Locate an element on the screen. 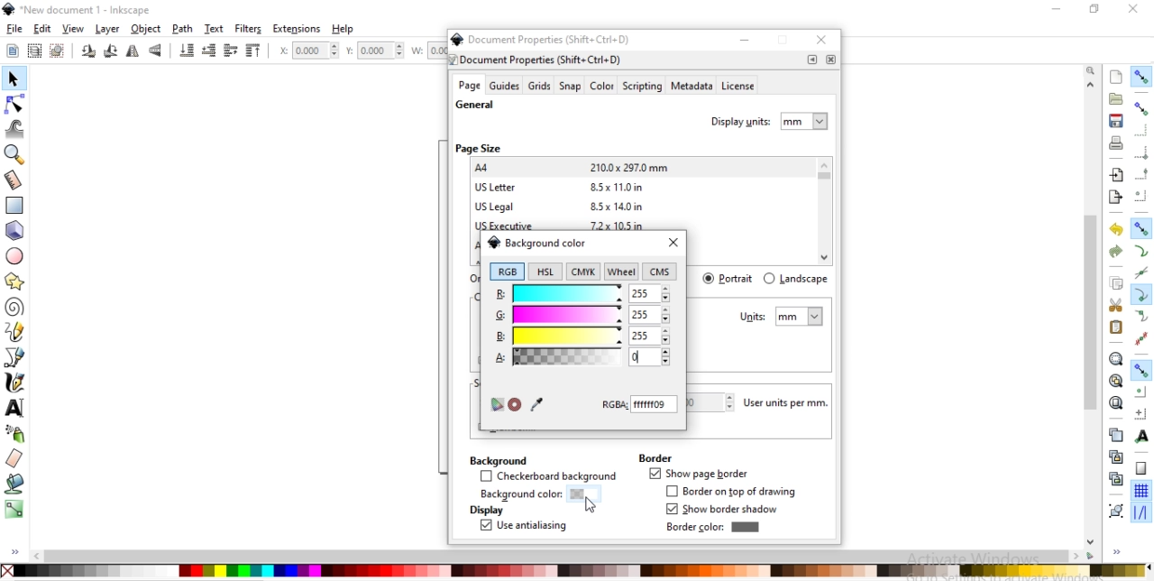  grids is located at coordinates (539, 86).